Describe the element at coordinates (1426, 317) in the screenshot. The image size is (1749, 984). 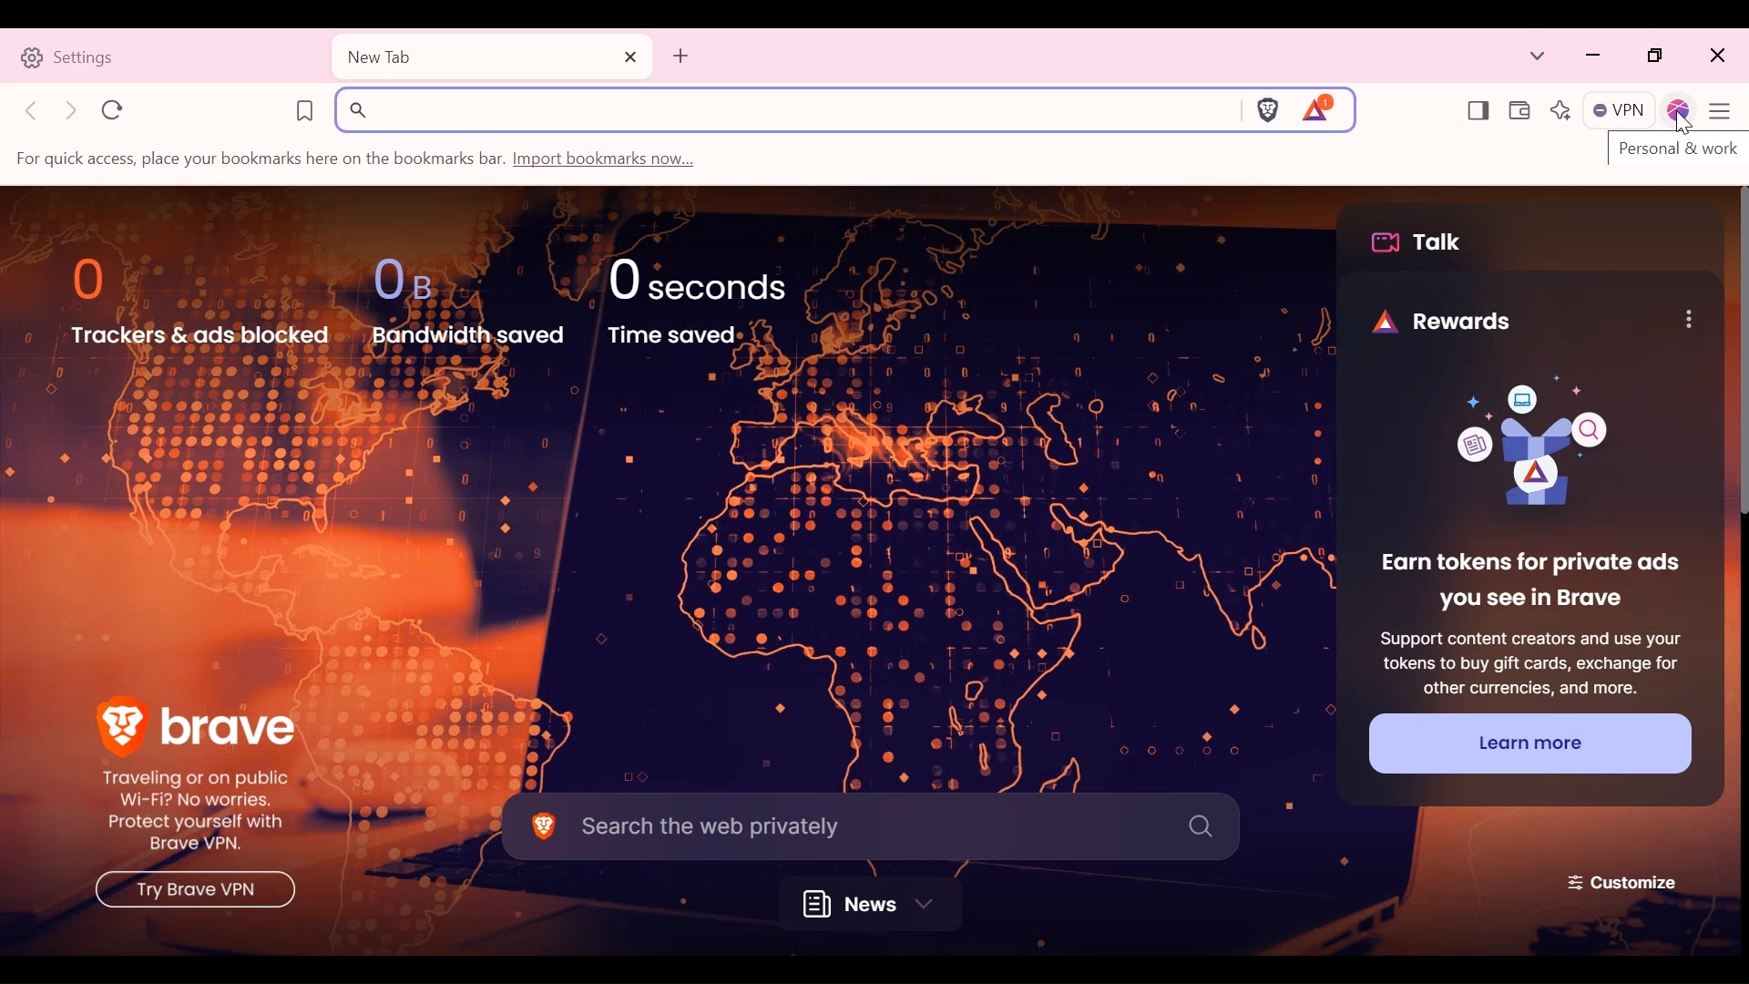
I see `rewards` at that location.